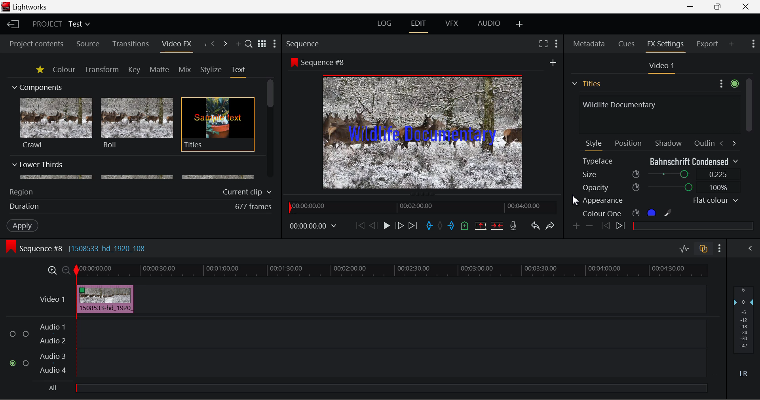 The width and height of the screenshot is (760, 400). What do you see at coordinates (521, 25) in the screenshot?
I see `Add Layout` at bounding box center [521, 25].